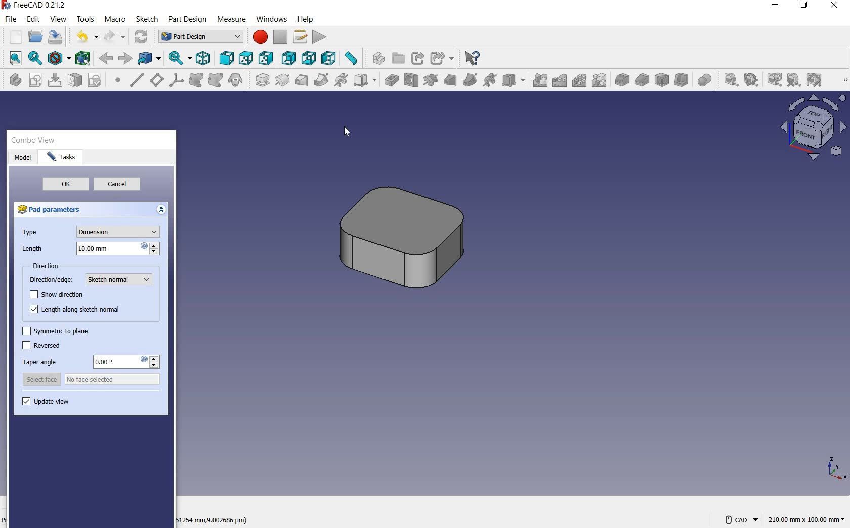 Image resolution: width=850 pixels, height=528 pixels. I want to click on map sketch to face, so click(75, 81).